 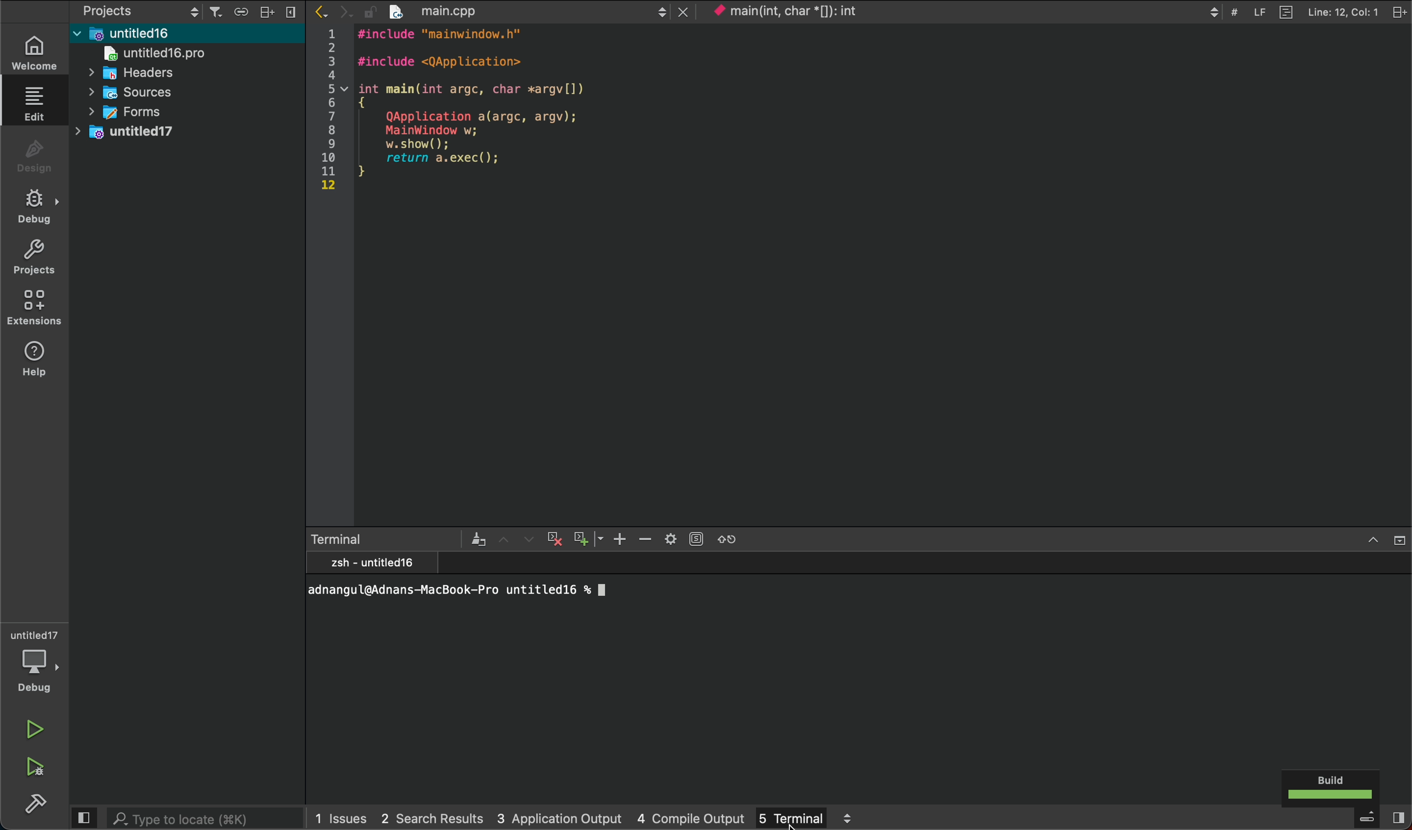 I want to click on zsh - untitled 16, so click(x=374, y=563).